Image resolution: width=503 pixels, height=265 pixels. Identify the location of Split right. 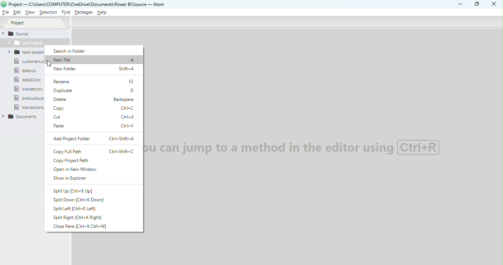
(78, 218).